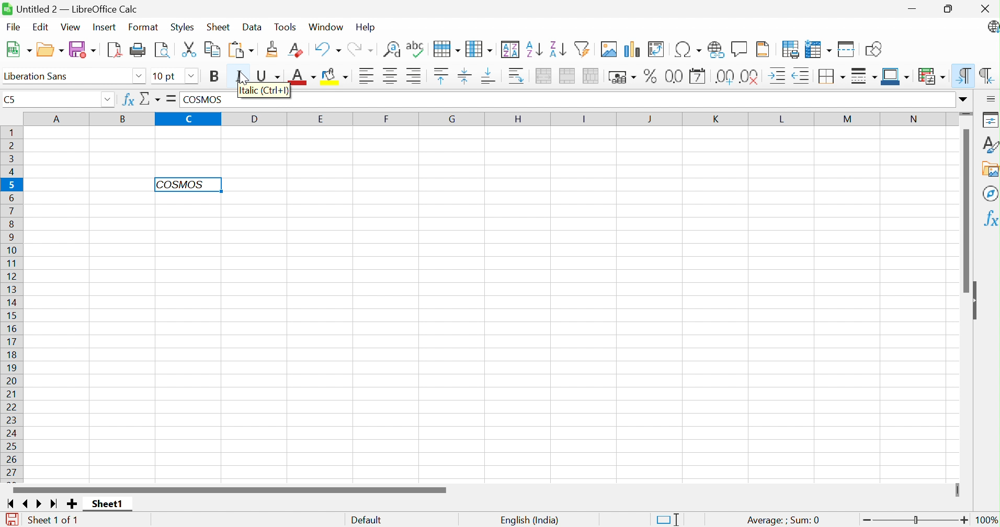 The height and width of the screenshot is (527, 1000). I want to click on Increase indent, so click(778, 76).